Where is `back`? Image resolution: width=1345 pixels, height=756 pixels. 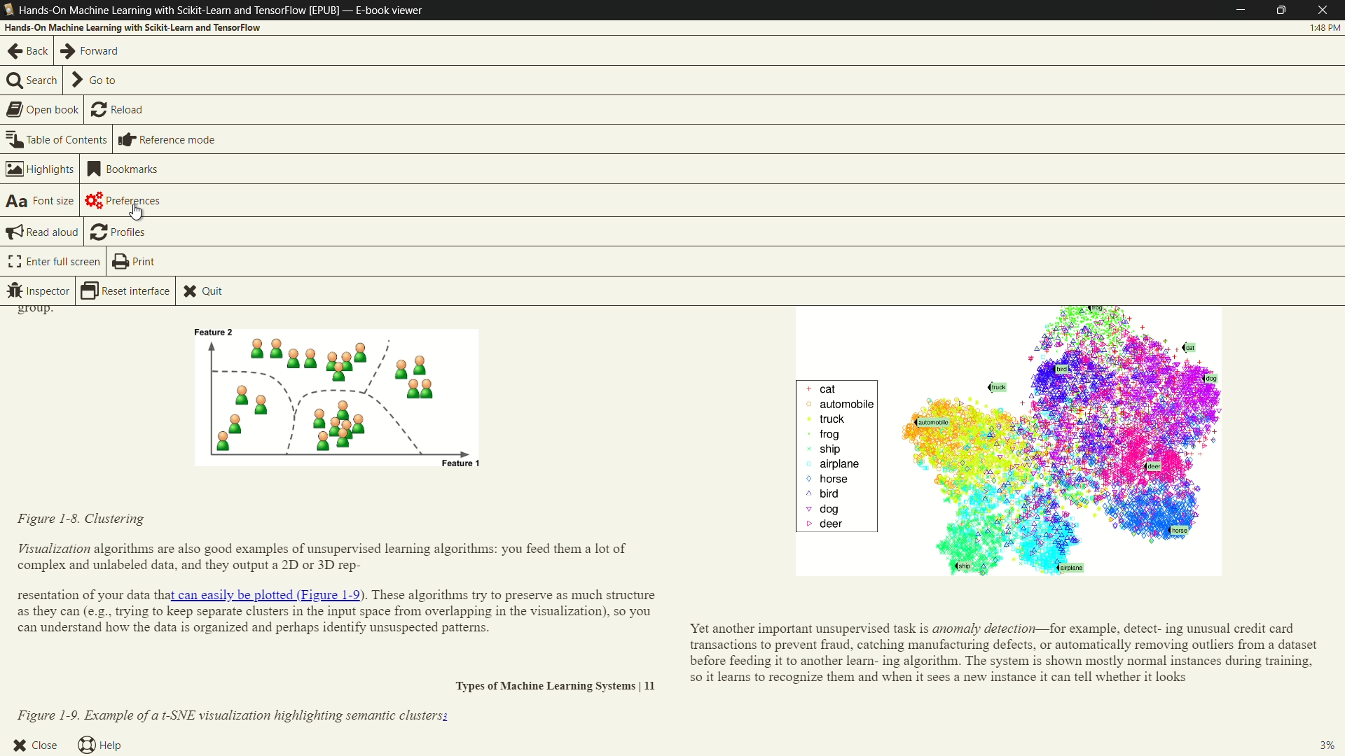 back is located at coordinates (27, 51).